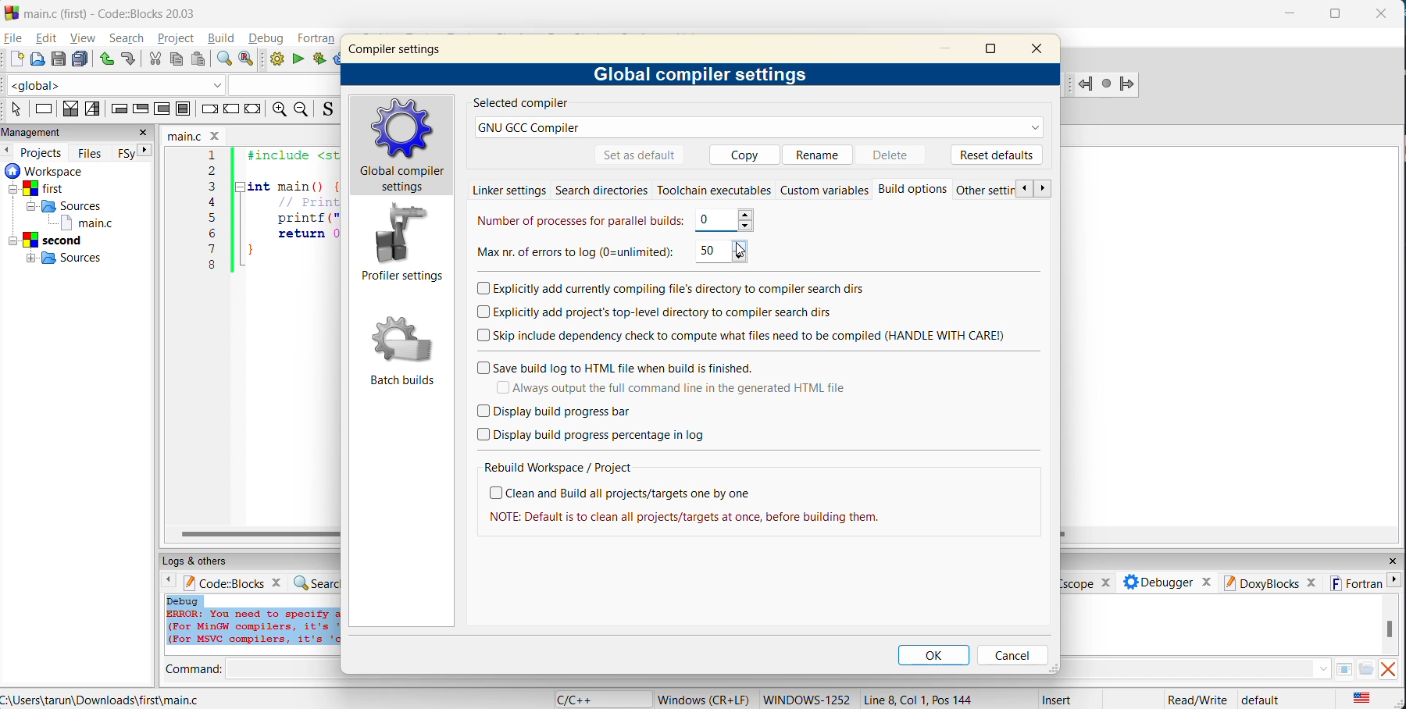 This screenshot has width=1406, height=709. What do you see at coordinates (301, 109) in the screenshot?
I see `zoom out` at bounding box center [301, 109].